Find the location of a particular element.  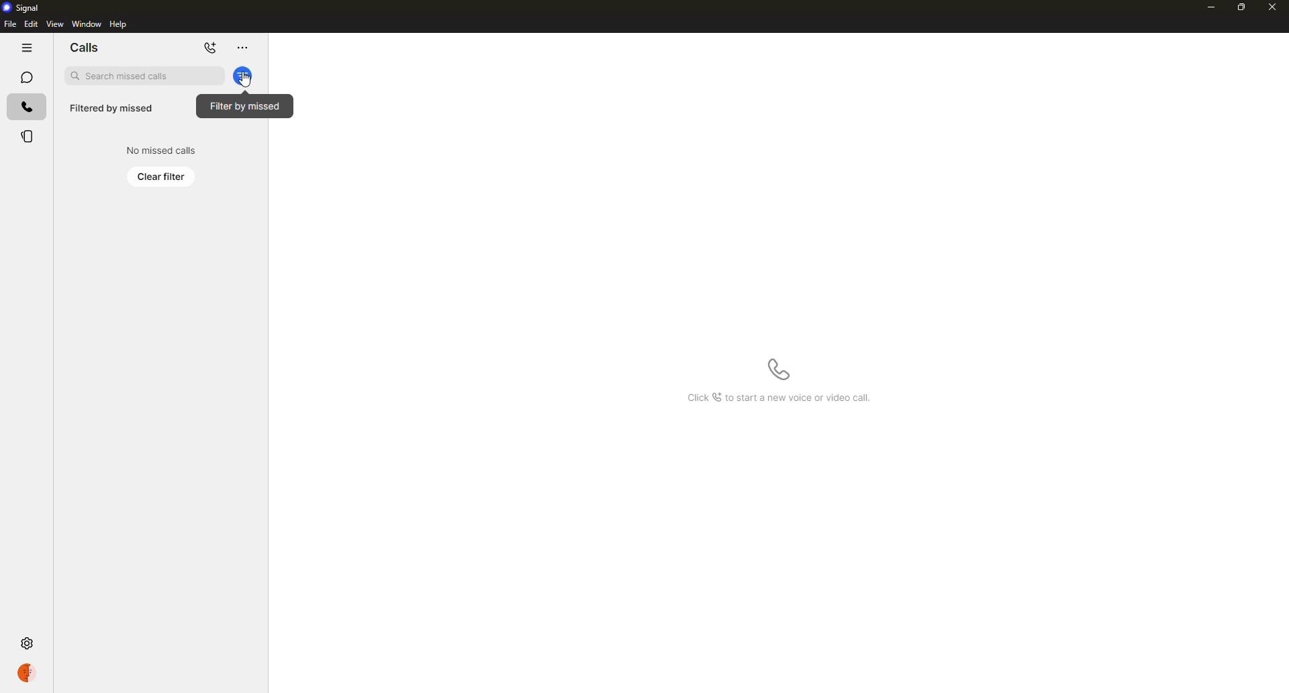

start a voice call is located at coordinates (779, 370).